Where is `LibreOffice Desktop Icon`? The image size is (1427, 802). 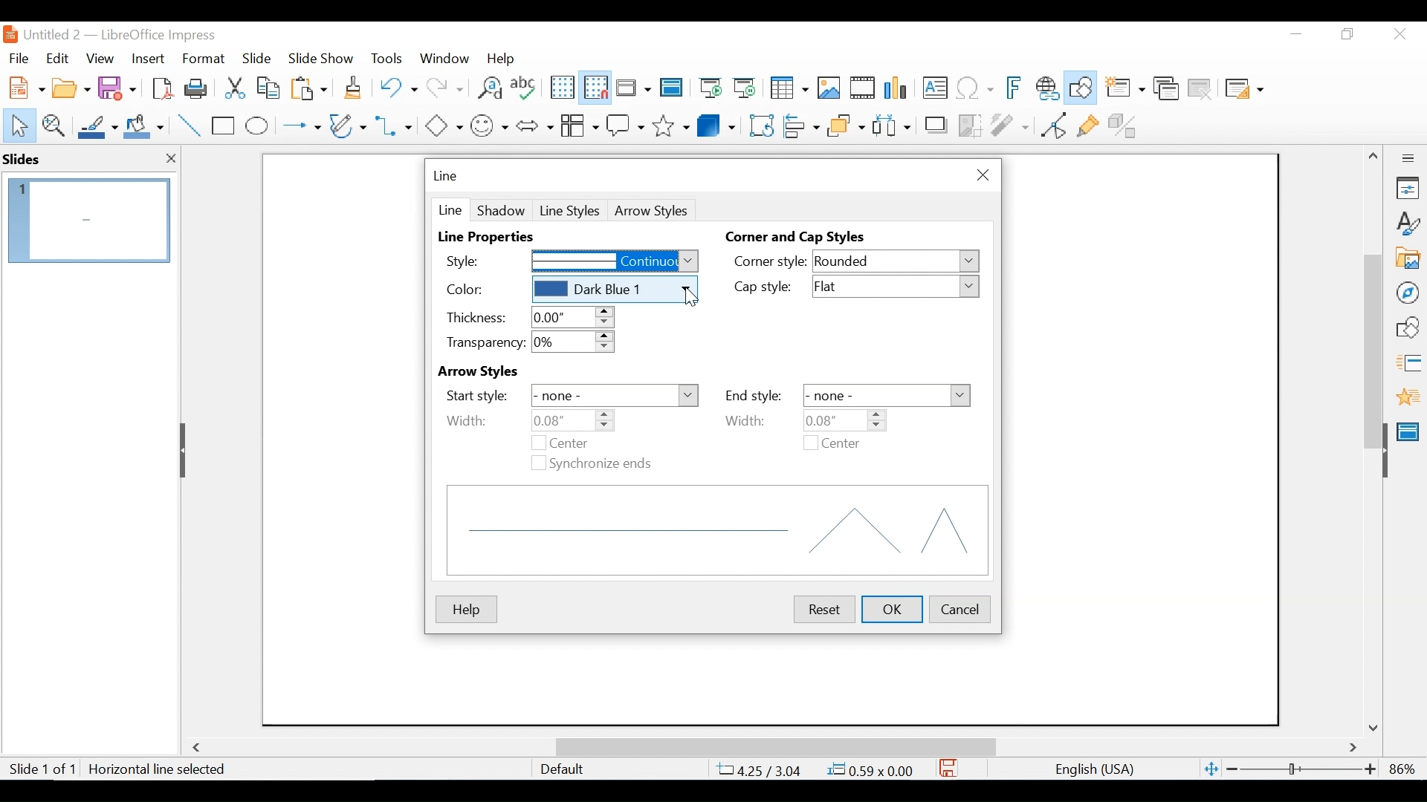 LibreOffice Desktop Icon is located at coordinates (9, 34).